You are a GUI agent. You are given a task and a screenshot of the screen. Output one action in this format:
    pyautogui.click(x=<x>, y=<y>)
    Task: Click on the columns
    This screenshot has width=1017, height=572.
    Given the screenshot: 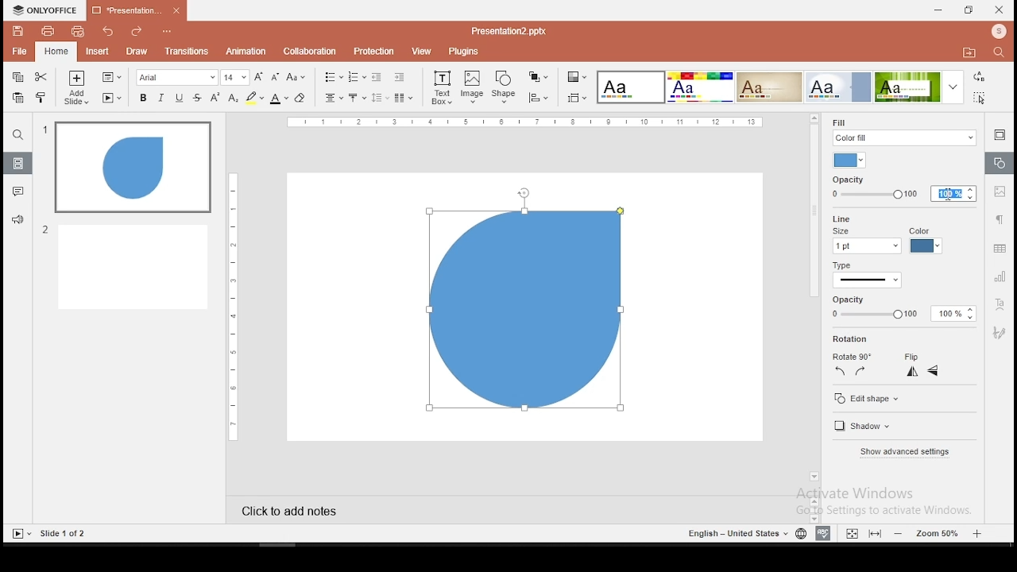 What is the action you would take?
    pyautogui.click(x=400, y=98)
    